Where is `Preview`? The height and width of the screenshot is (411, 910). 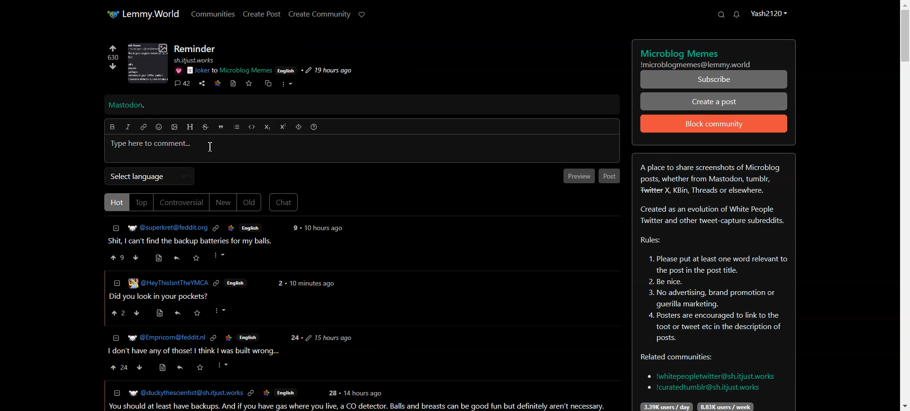
Preview is located at coordinates (578, 176).